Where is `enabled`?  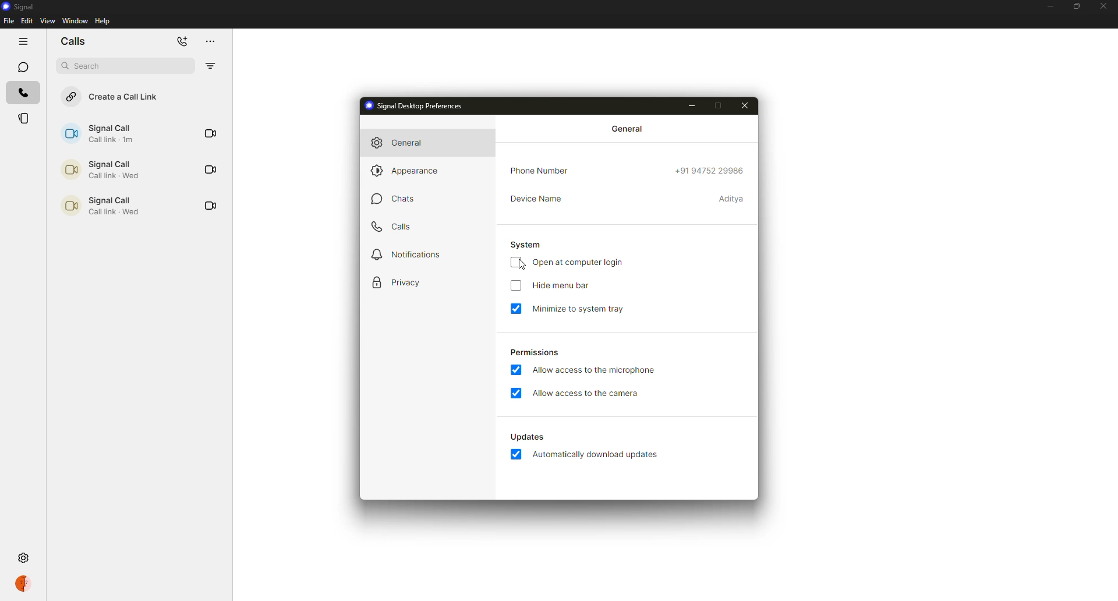 enabled is located at coordinates (517, 308).